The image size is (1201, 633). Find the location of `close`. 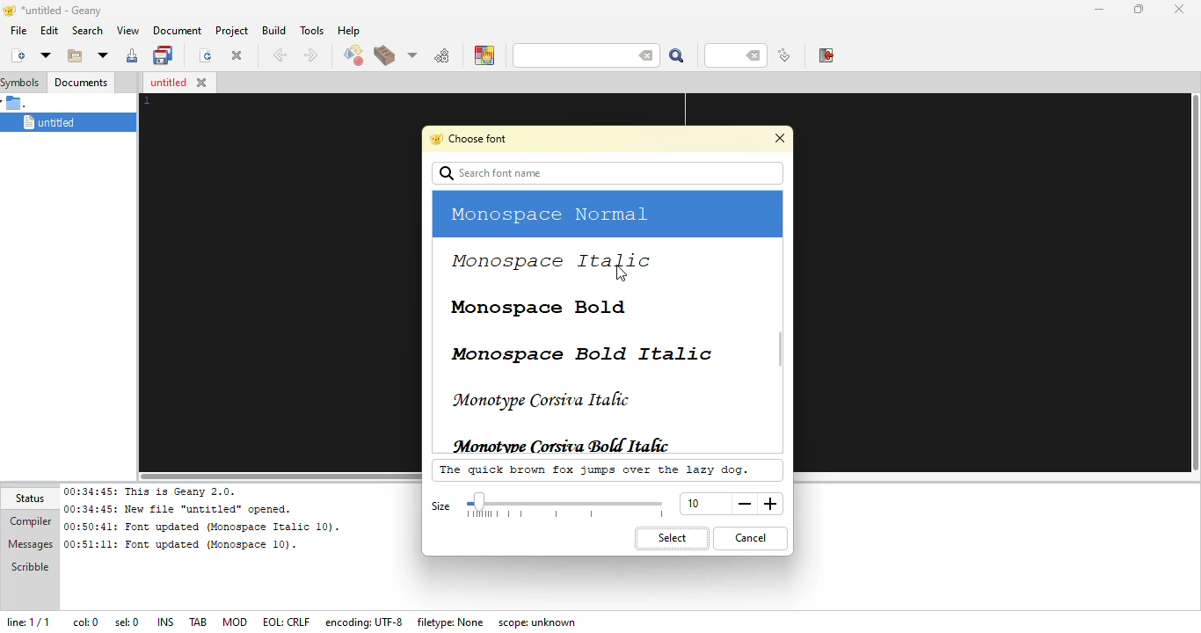

close is located at coordinates (1180, 11).